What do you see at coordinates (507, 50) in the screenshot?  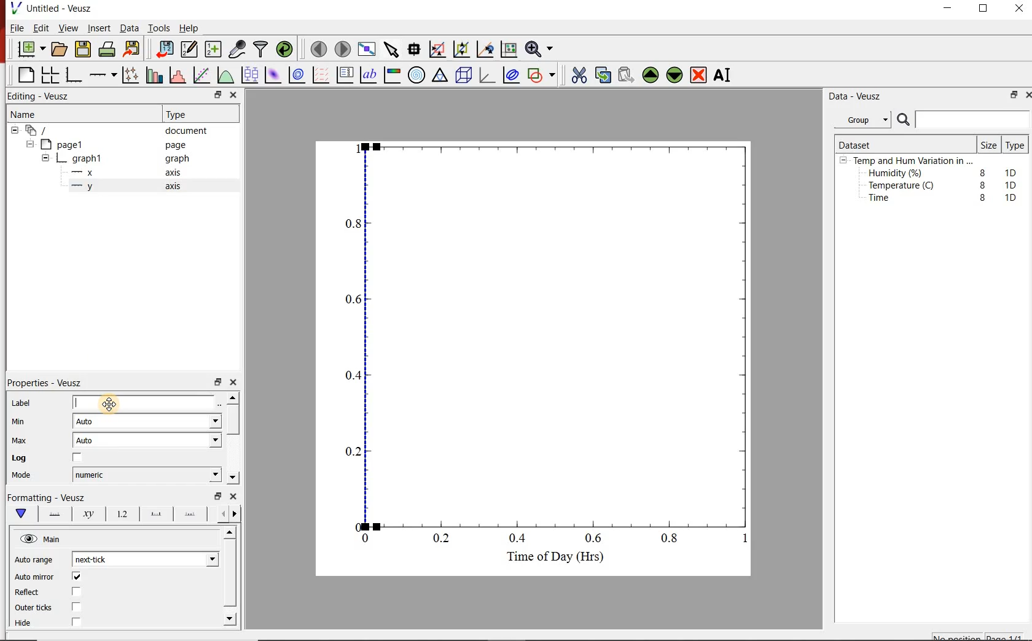 I see `click to reset graph axes` at bounding box center [507, 50].